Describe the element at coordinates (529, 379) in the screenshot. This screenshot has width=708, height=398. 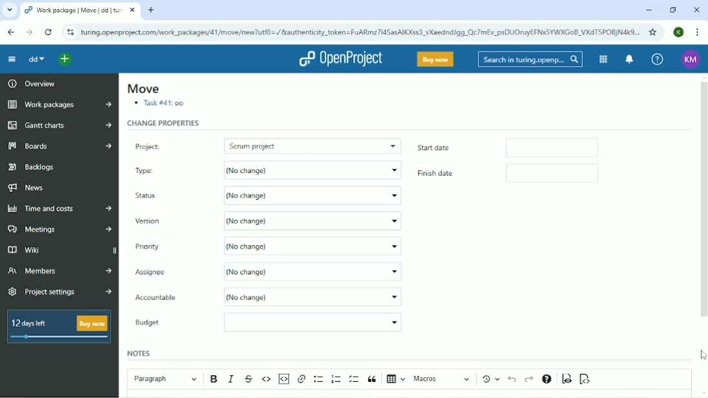
I see `Redo` at that location.